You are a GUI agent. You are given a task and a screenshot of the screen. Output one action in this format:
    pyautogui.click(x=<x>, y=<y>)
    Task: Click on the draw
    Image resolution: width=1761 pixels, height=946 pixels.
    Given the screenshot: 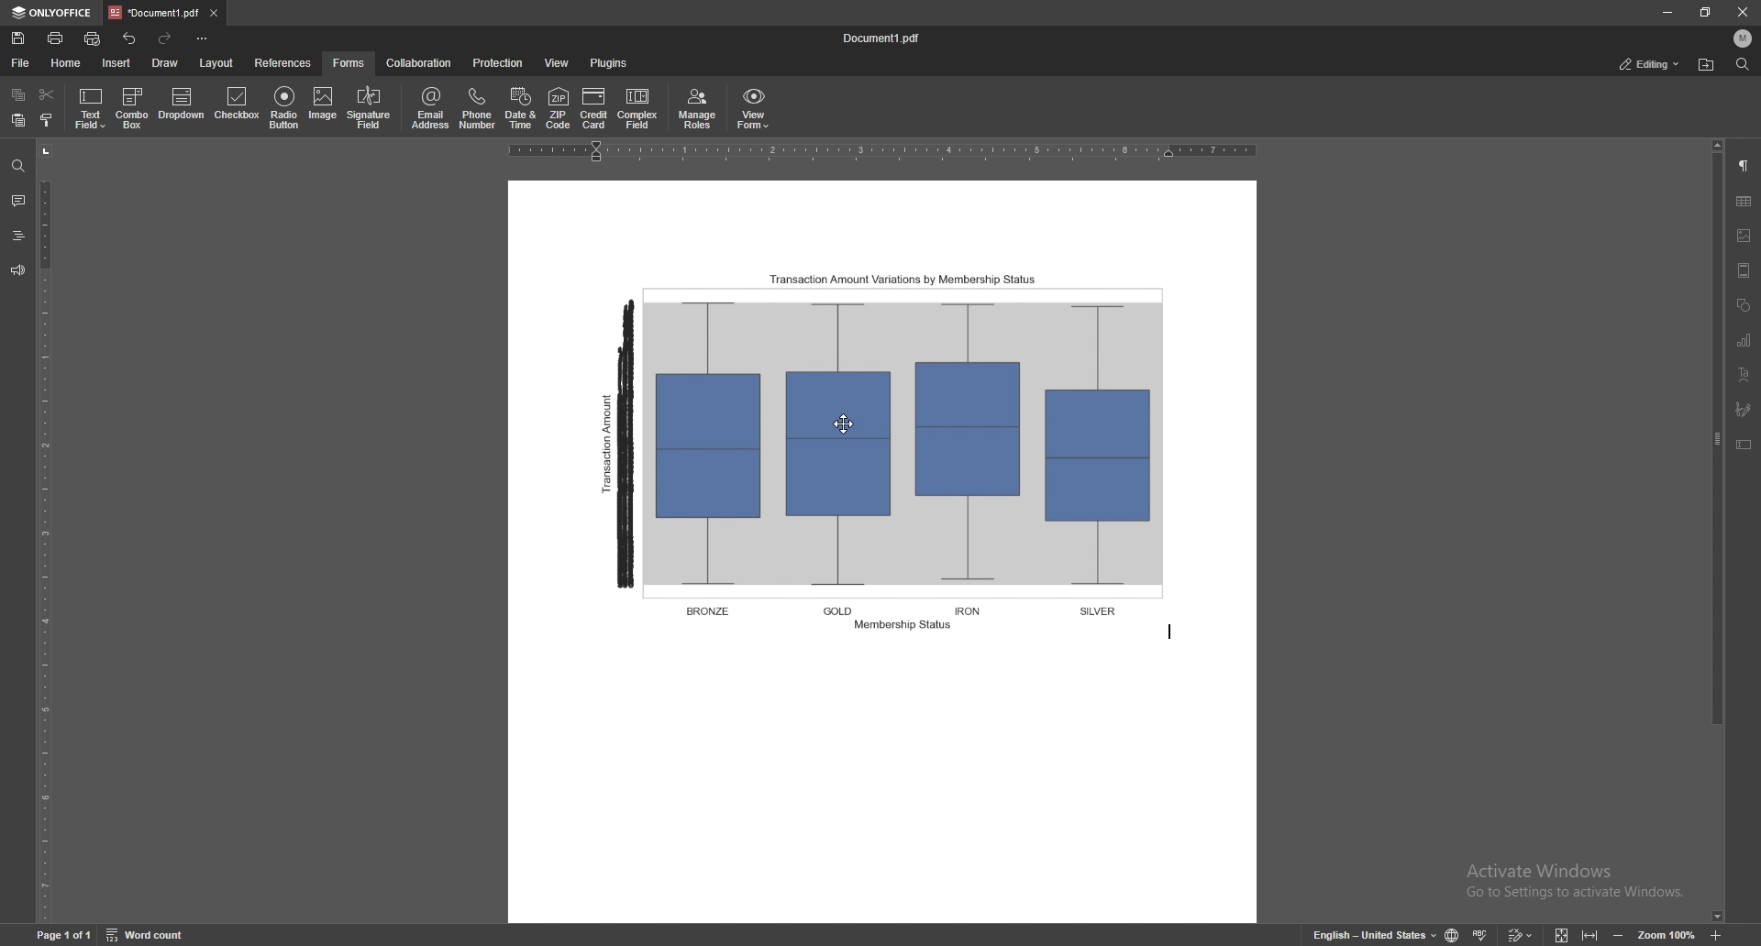 What is the action you would take?
    pyautogui.click(x=166, y=63)
    